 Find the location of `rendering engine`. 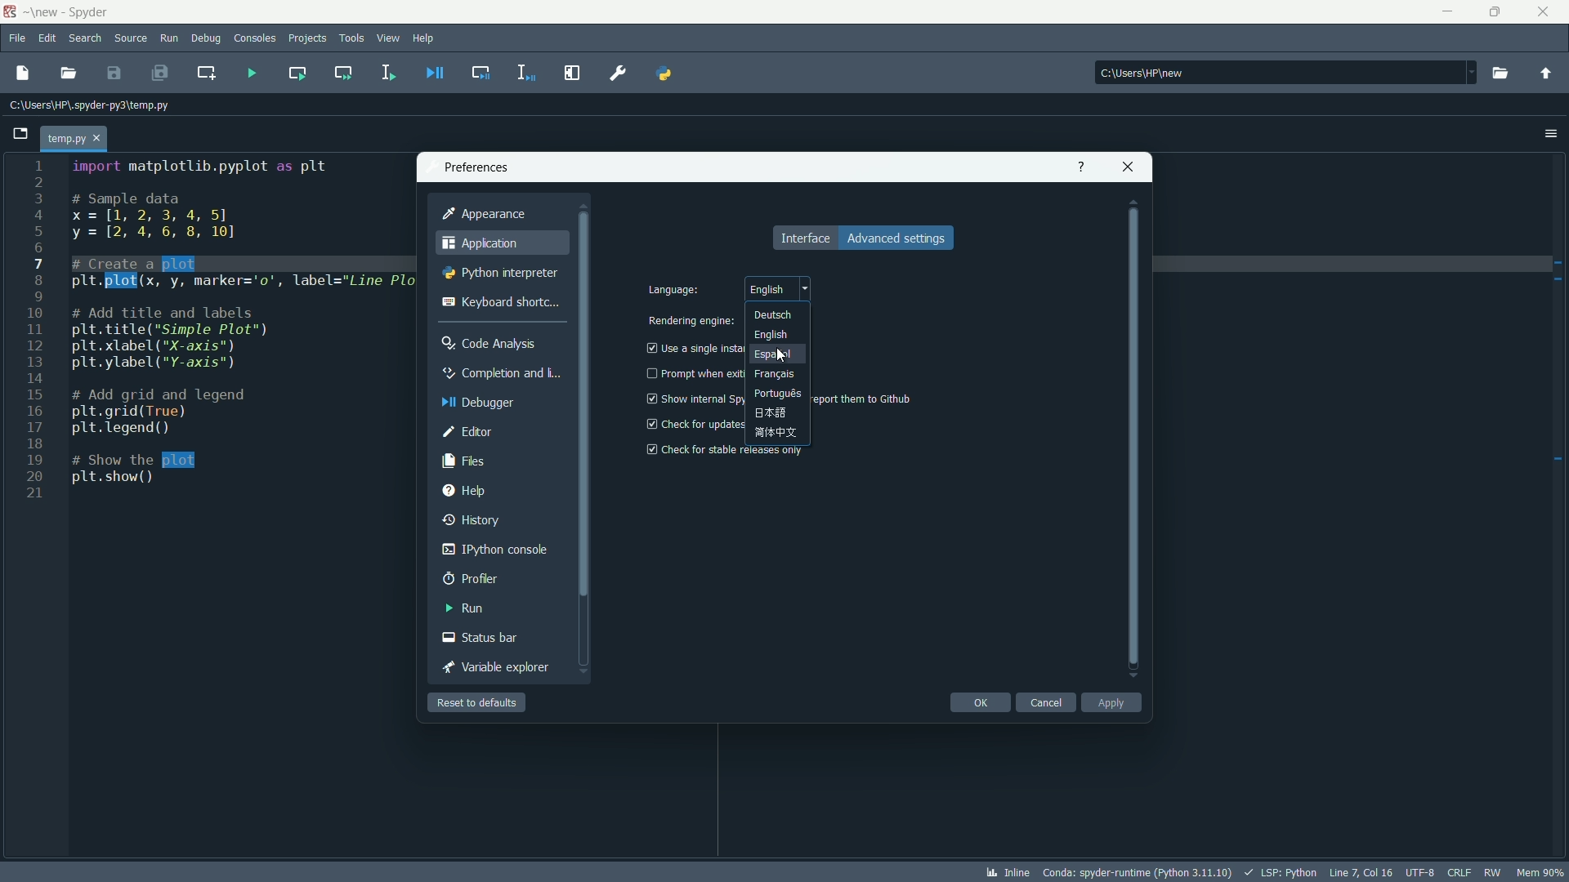

rendering engine is located at coordinates (690, 320).